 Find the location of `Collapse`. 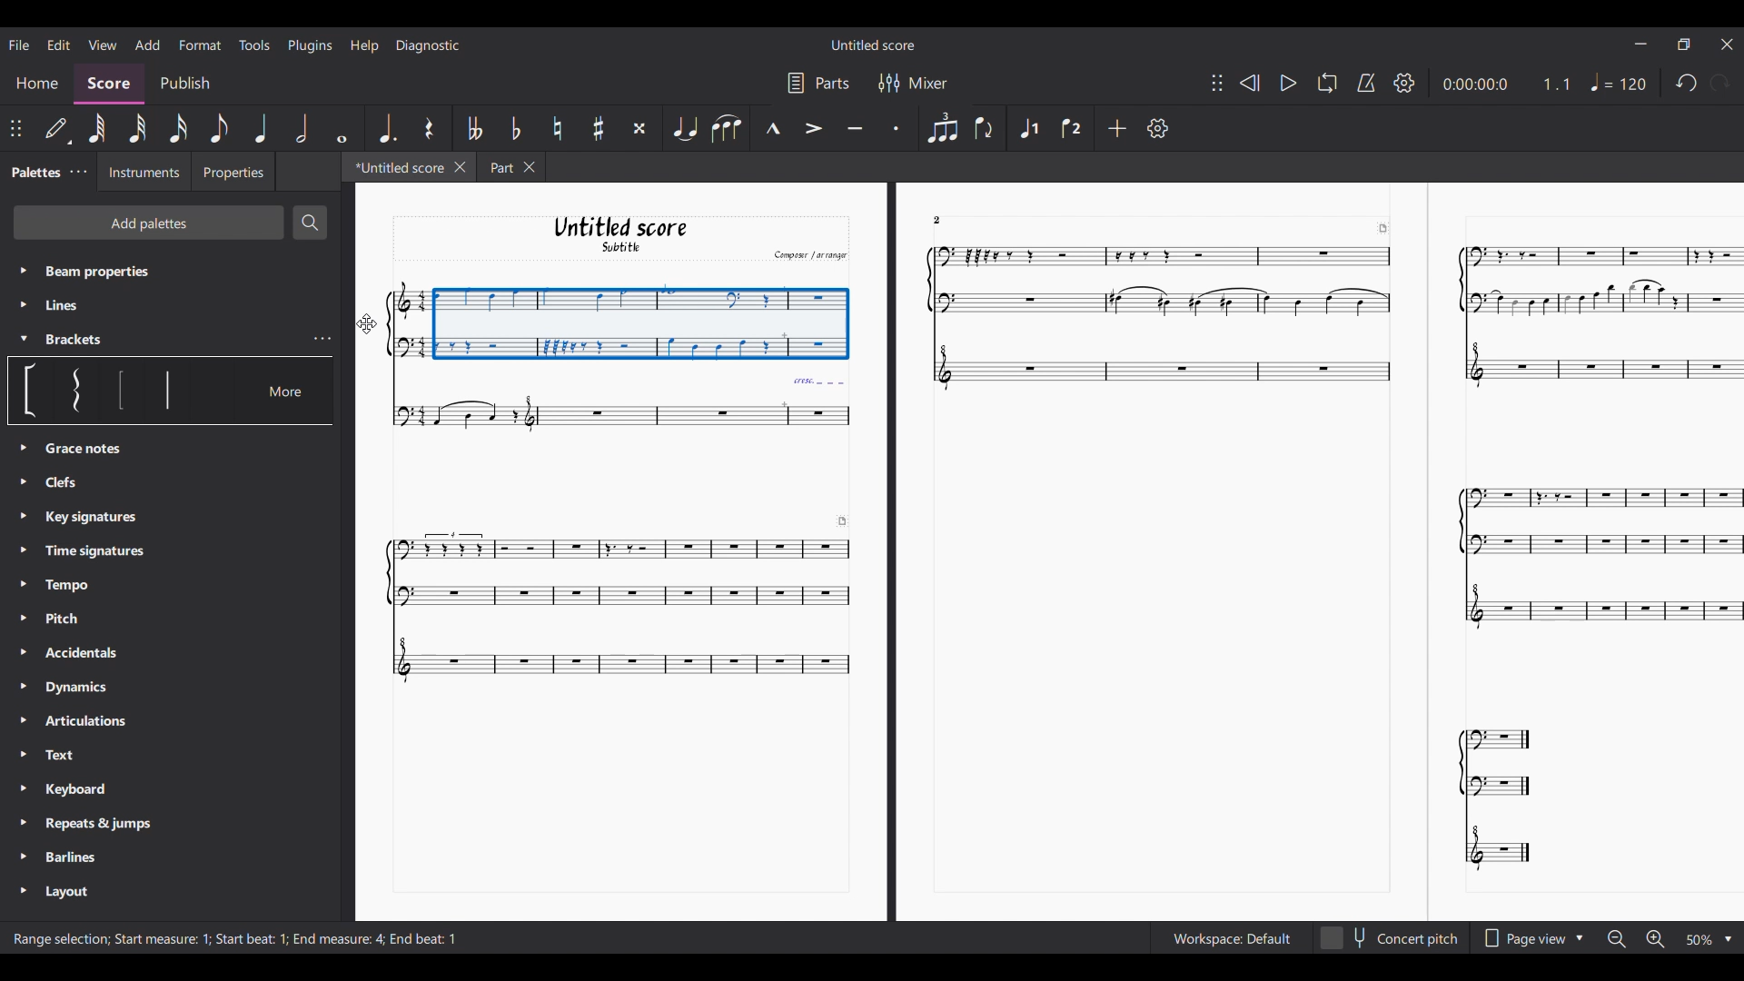

Collapse is located at coordinates (24, 339).